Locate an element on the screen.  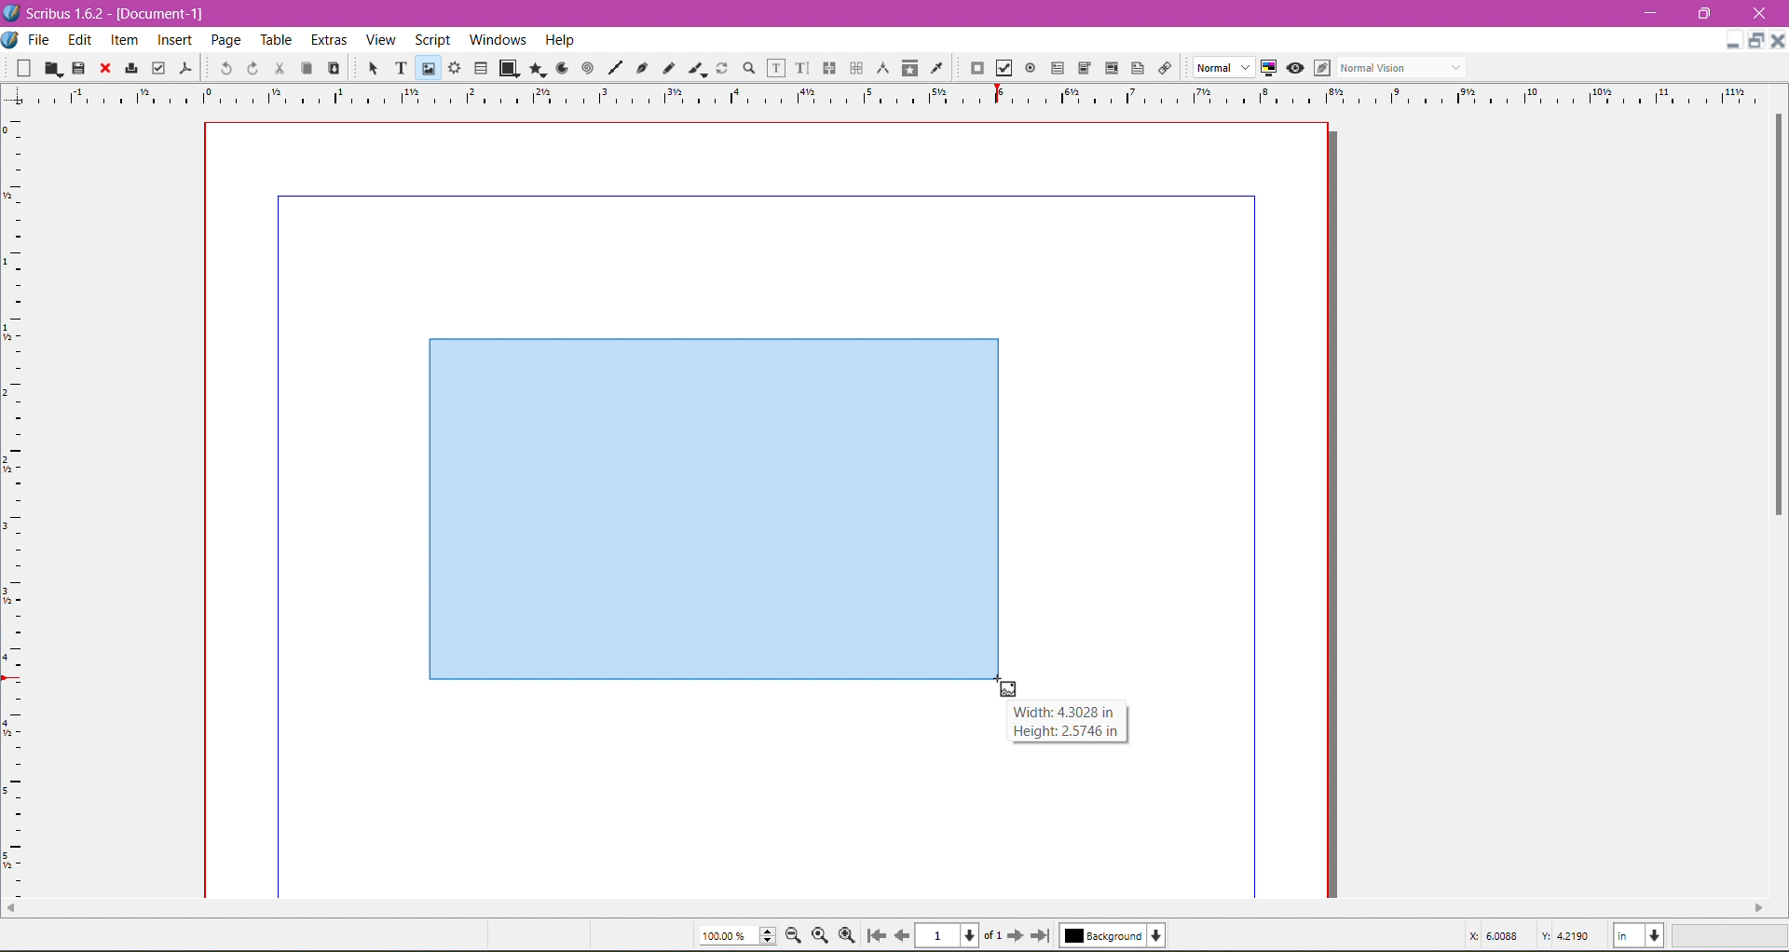
Toggle Color Management System is located at coordinates (1268, 68).